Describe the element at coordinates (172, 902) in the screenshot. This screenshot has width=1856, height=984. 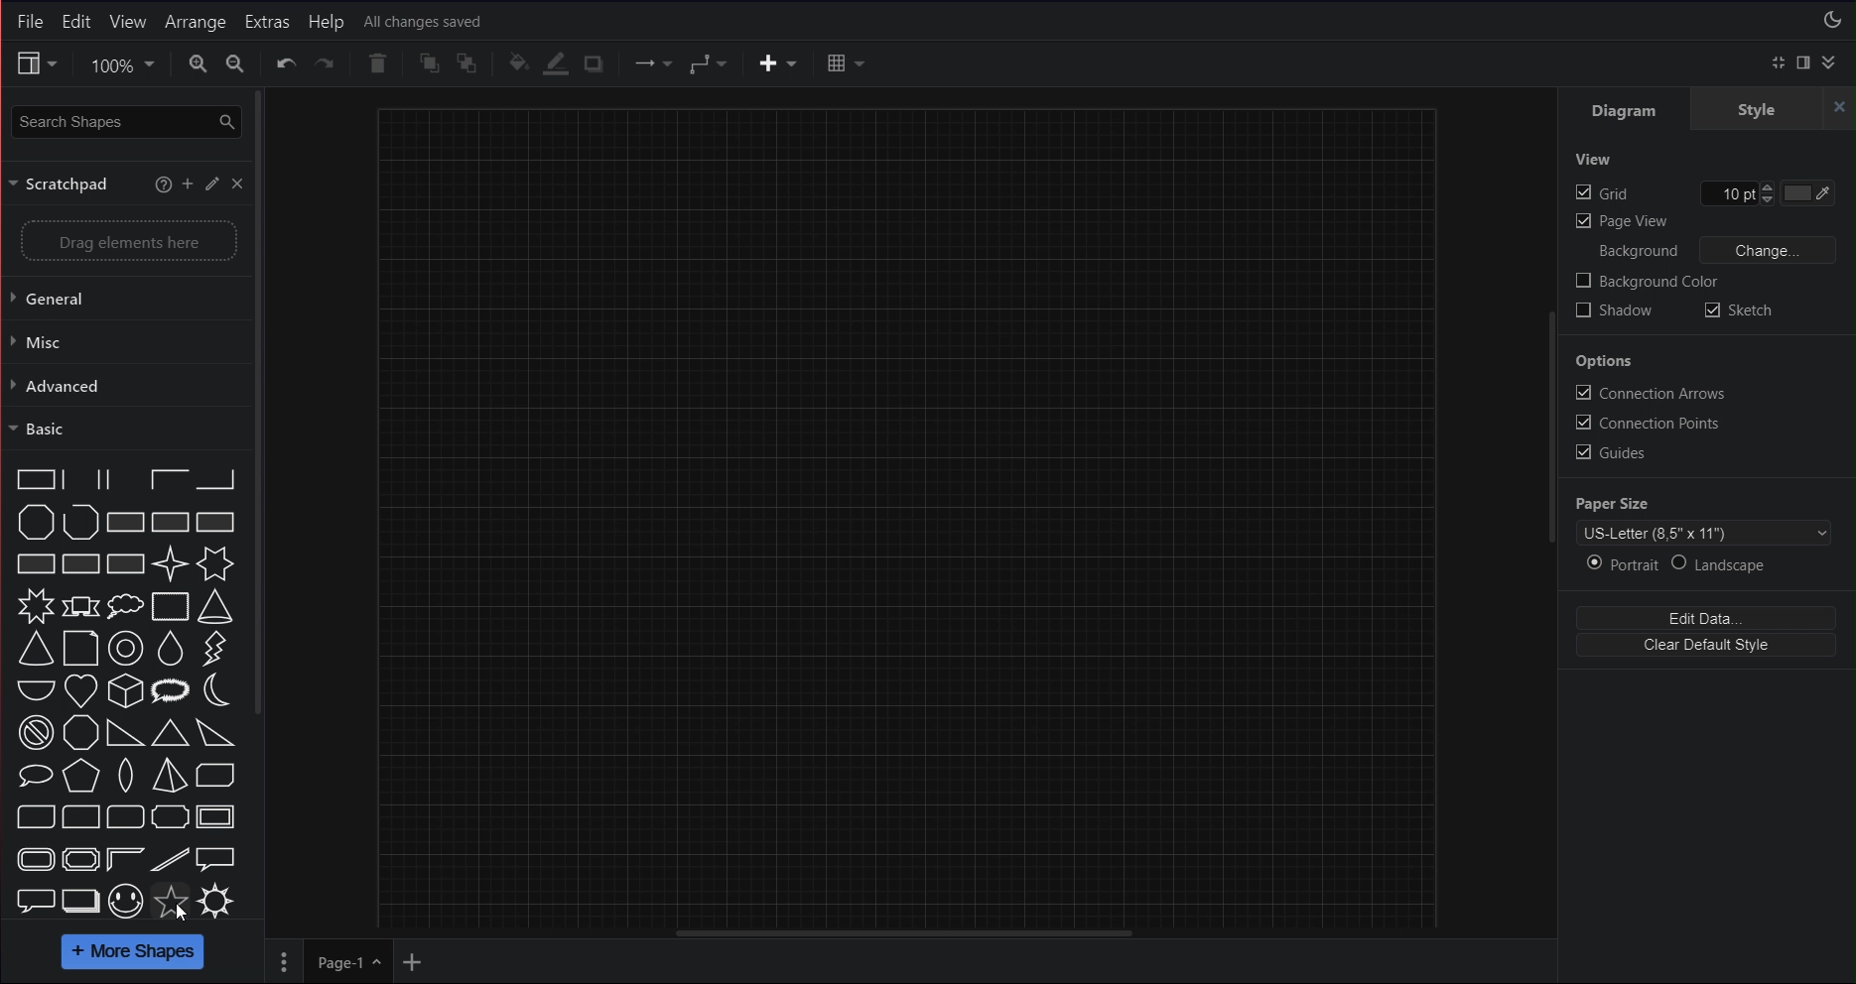
I see `star` at that location.